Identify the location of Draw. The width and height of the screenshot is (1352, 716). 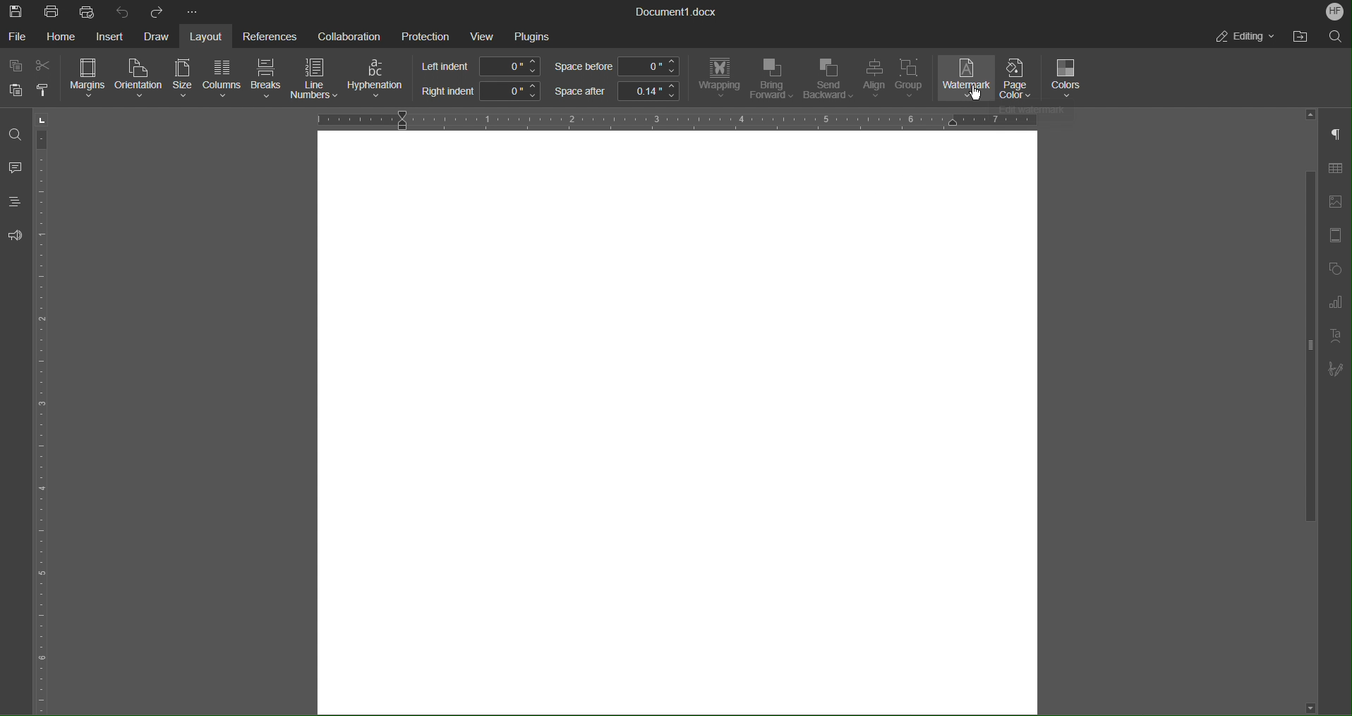
(157, 37).